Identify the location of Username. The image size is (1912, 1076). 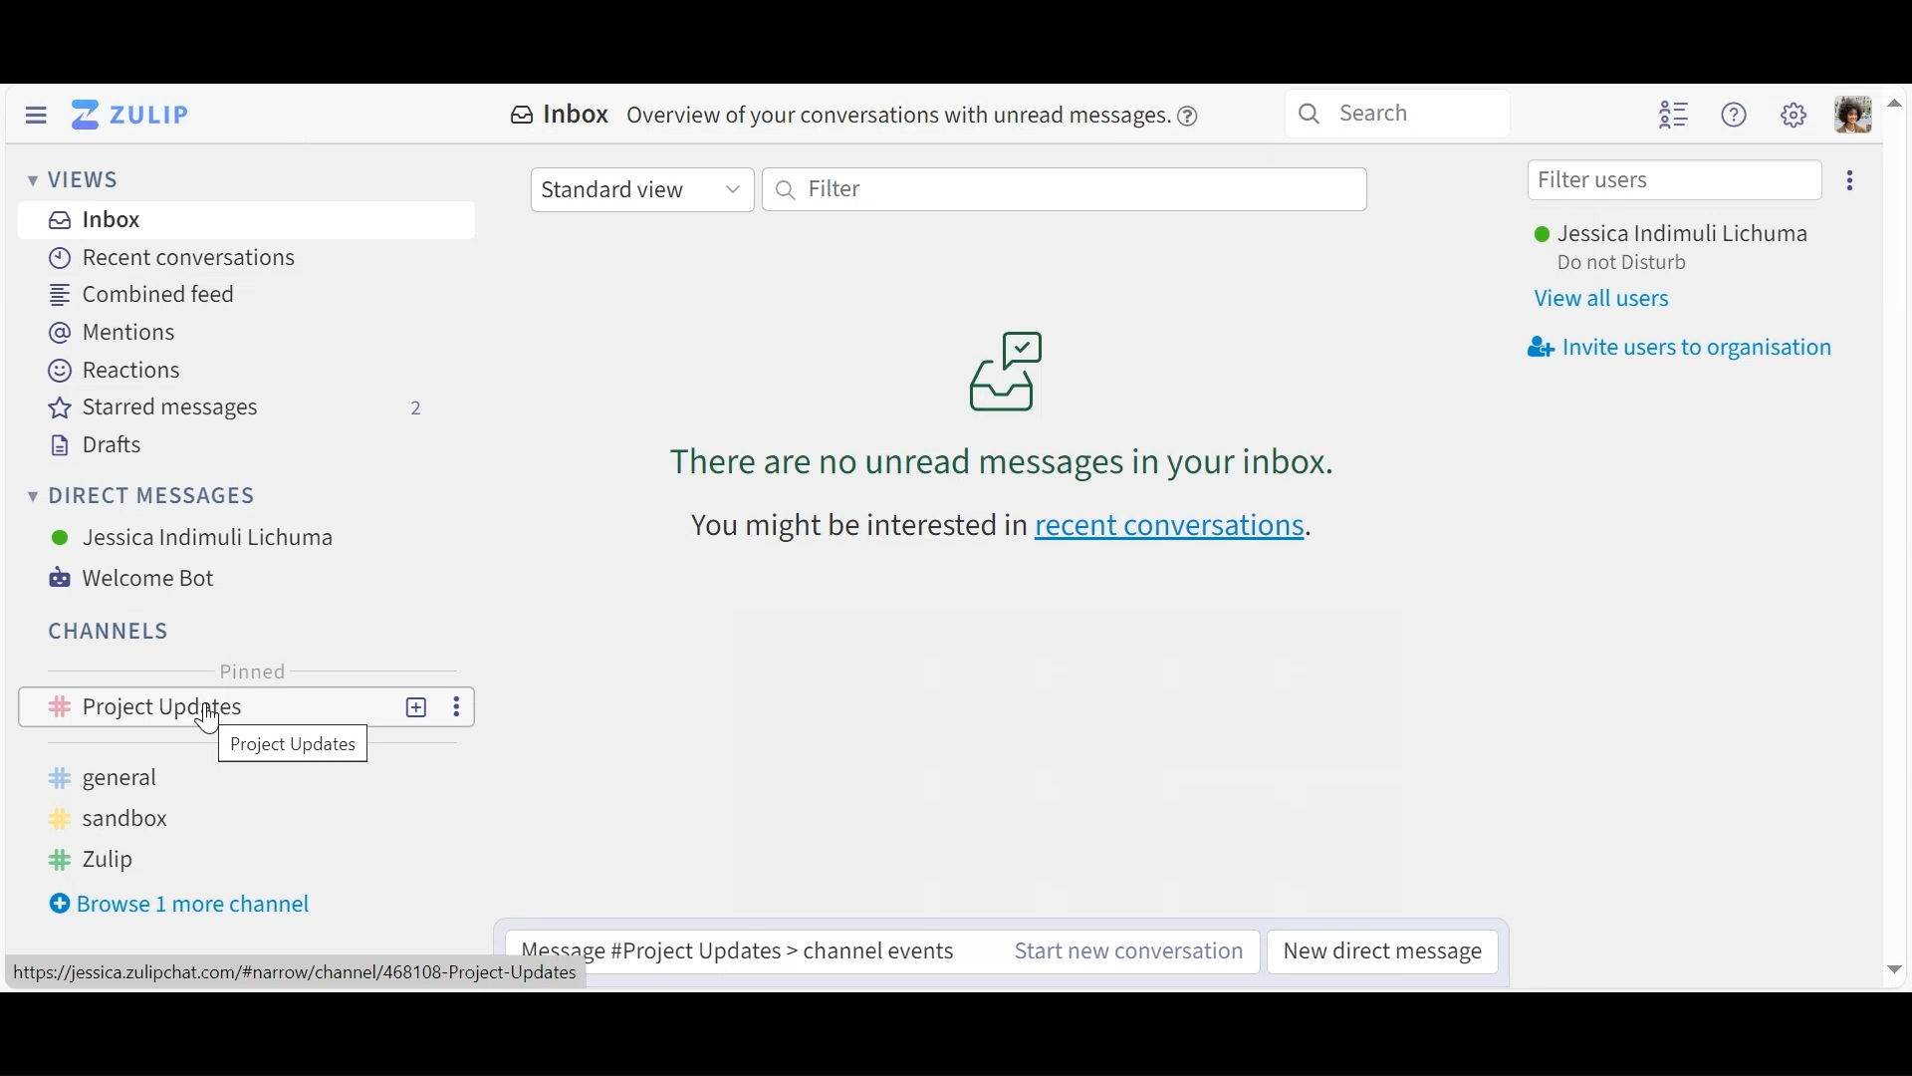
(1668, 236).